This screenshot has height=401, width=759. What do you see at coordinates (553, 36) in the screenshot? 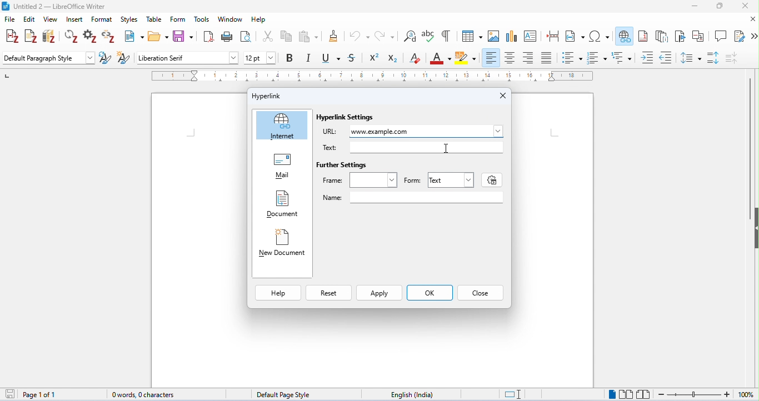
I see `insert page break` at bounding box center [553, 36].